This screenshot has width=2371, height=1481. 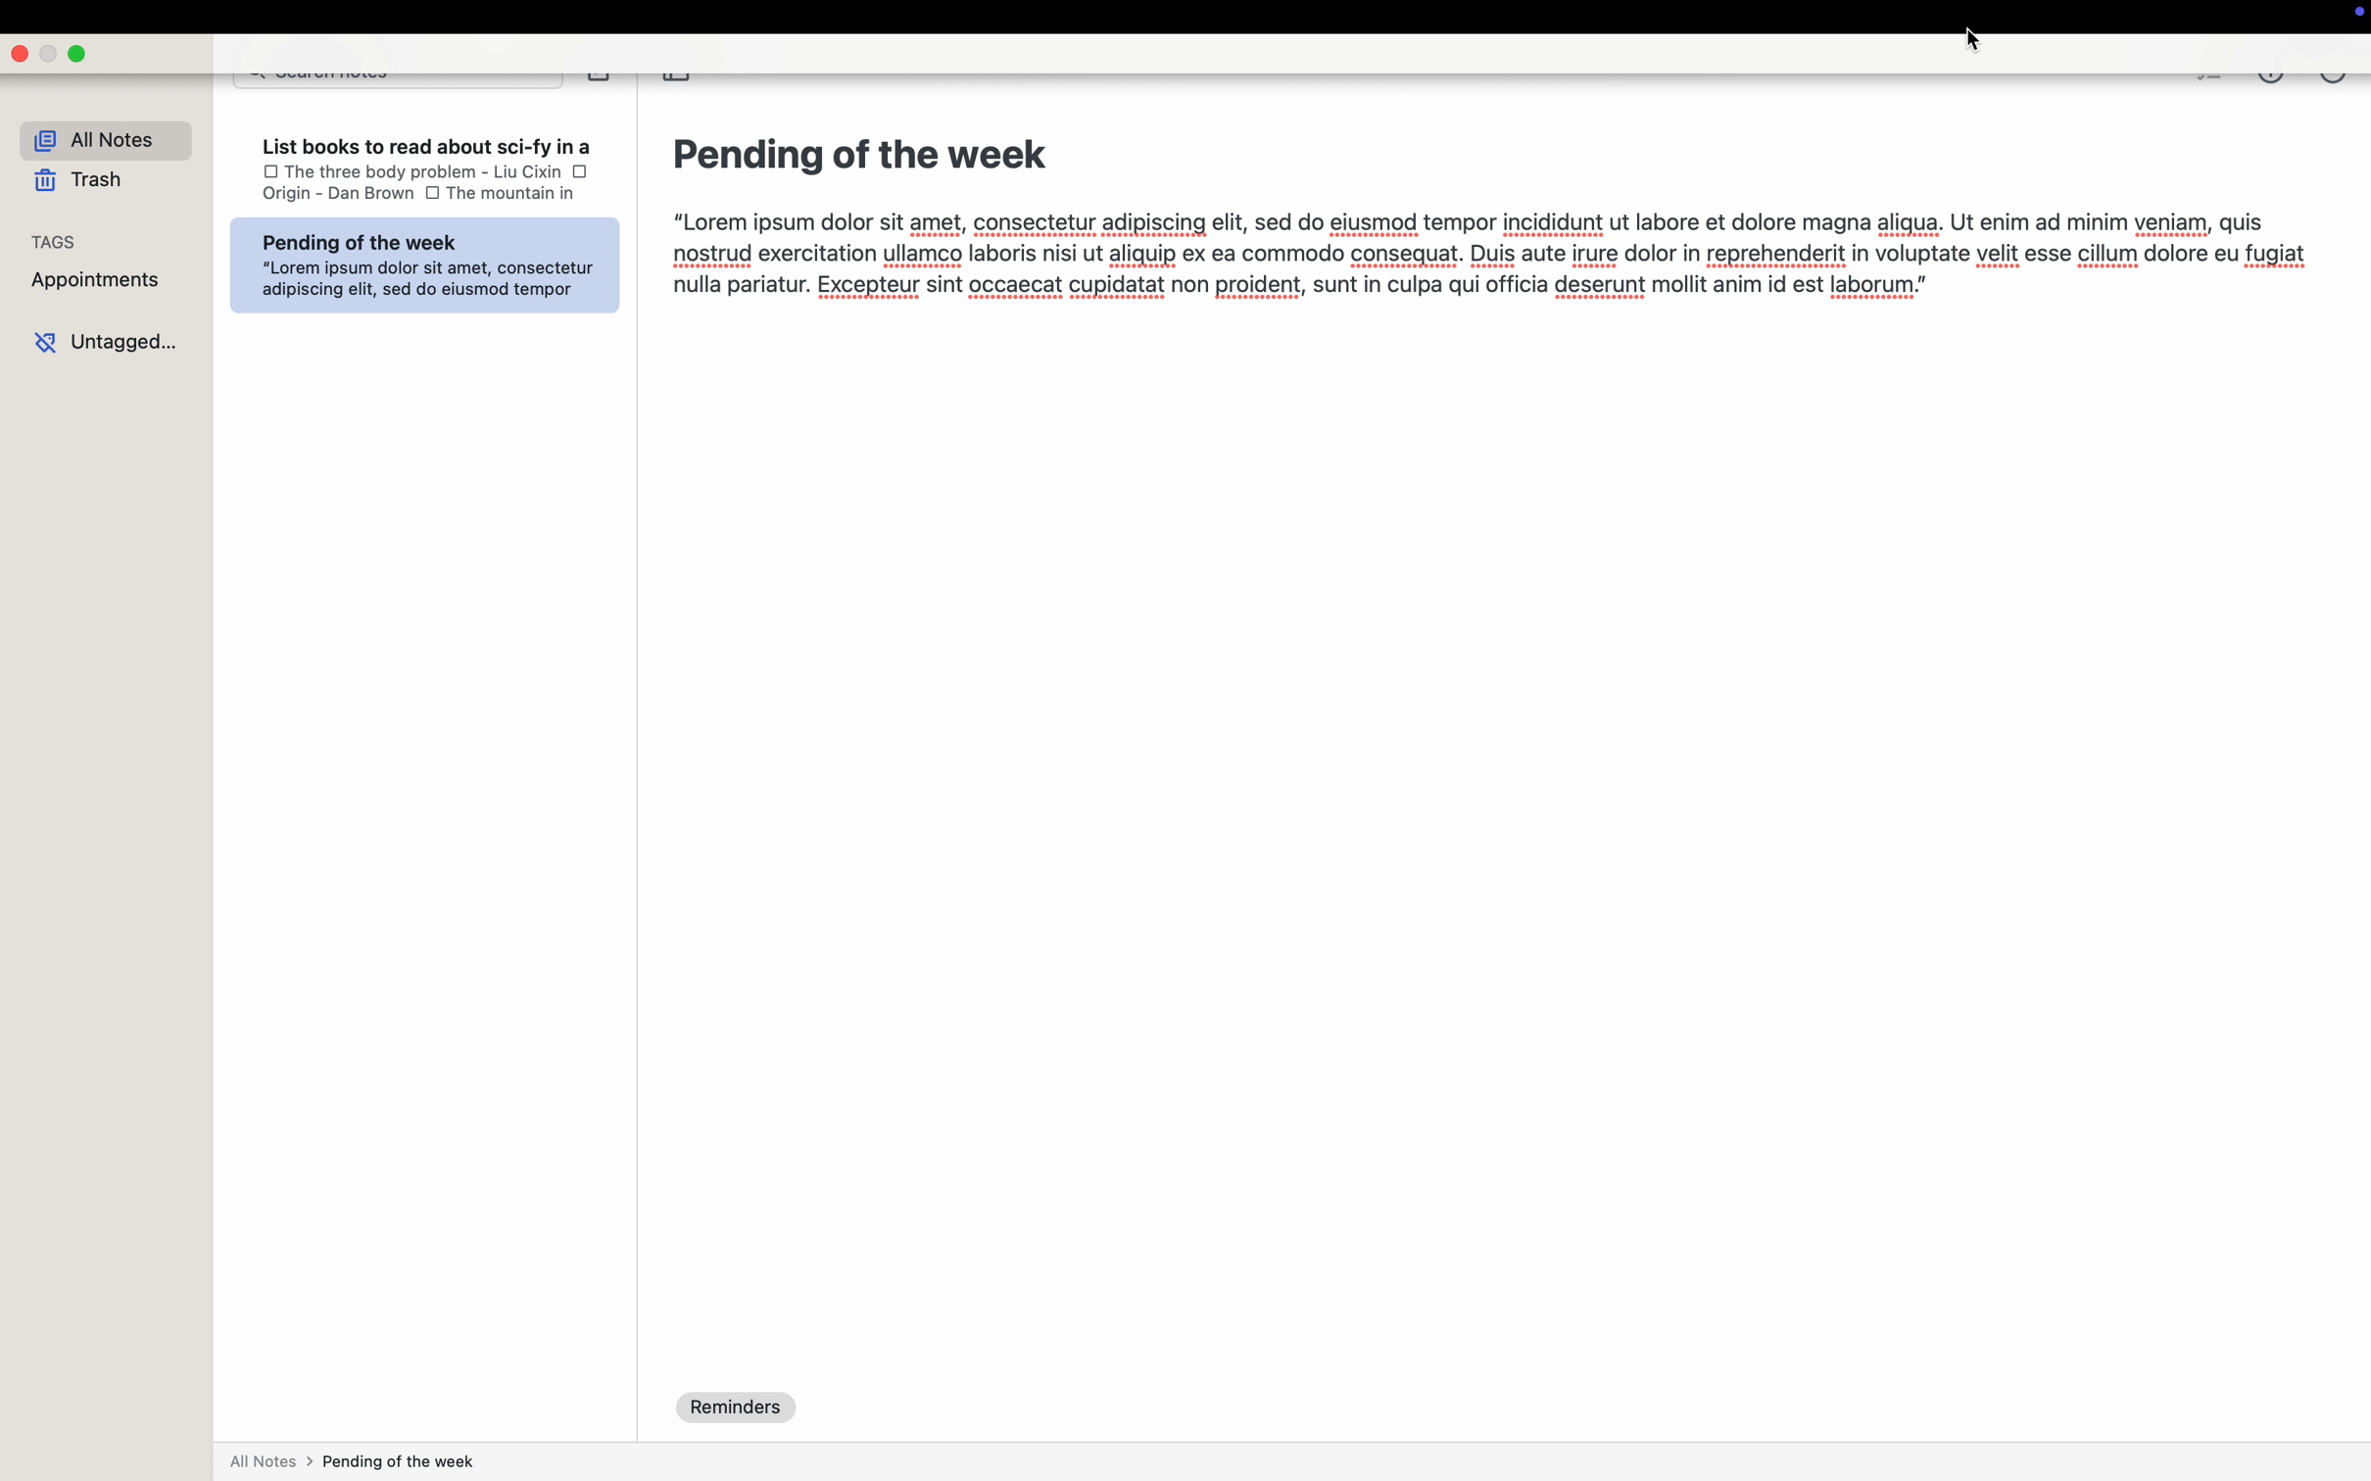 I want to click on trash, so click(x=78, y=186).